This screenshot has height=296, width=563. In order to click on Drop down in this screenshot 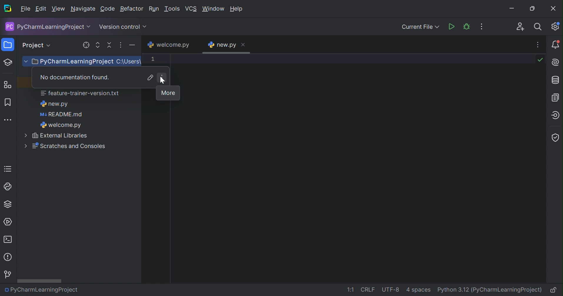, I will do `click(50, 46)`.